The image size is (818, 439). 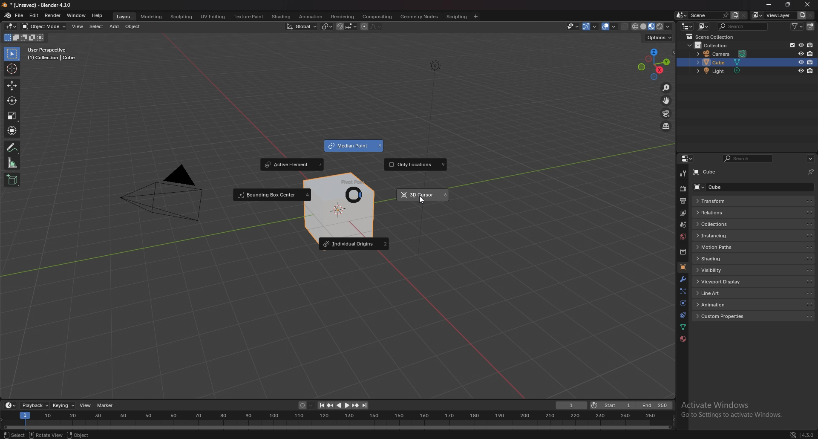 What do you see at coordinates (52, 15) in the screenshot?
I see `render` at bounding box center [52, 15].